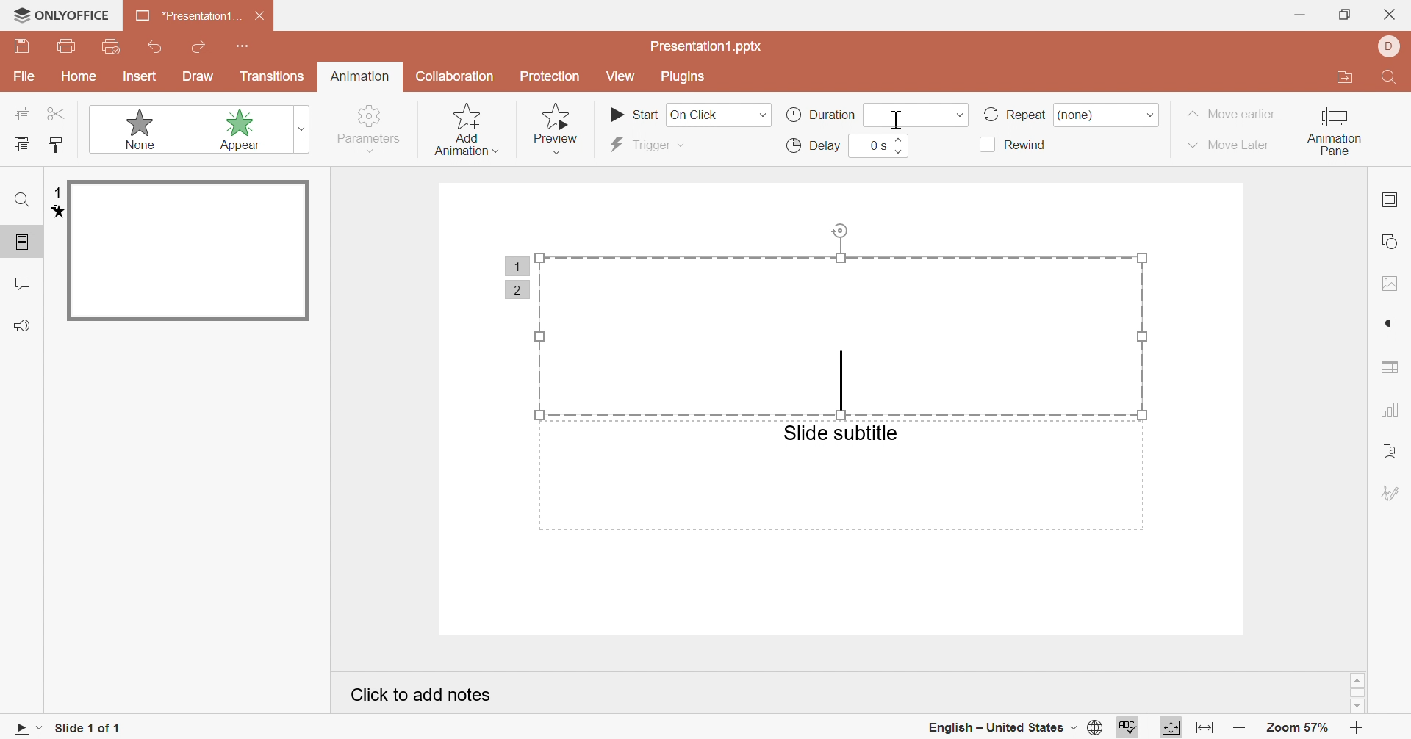 This screenshot has height=739, width=1411. I want to click on collaboration, so click(456, 77).